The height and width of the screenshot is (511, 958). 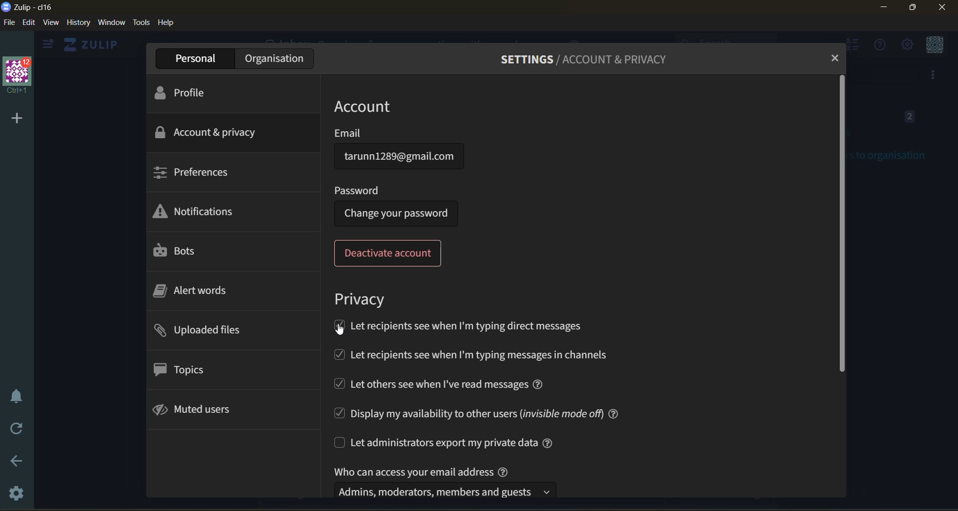 I want to click on tools, so click(x=141, y=22).